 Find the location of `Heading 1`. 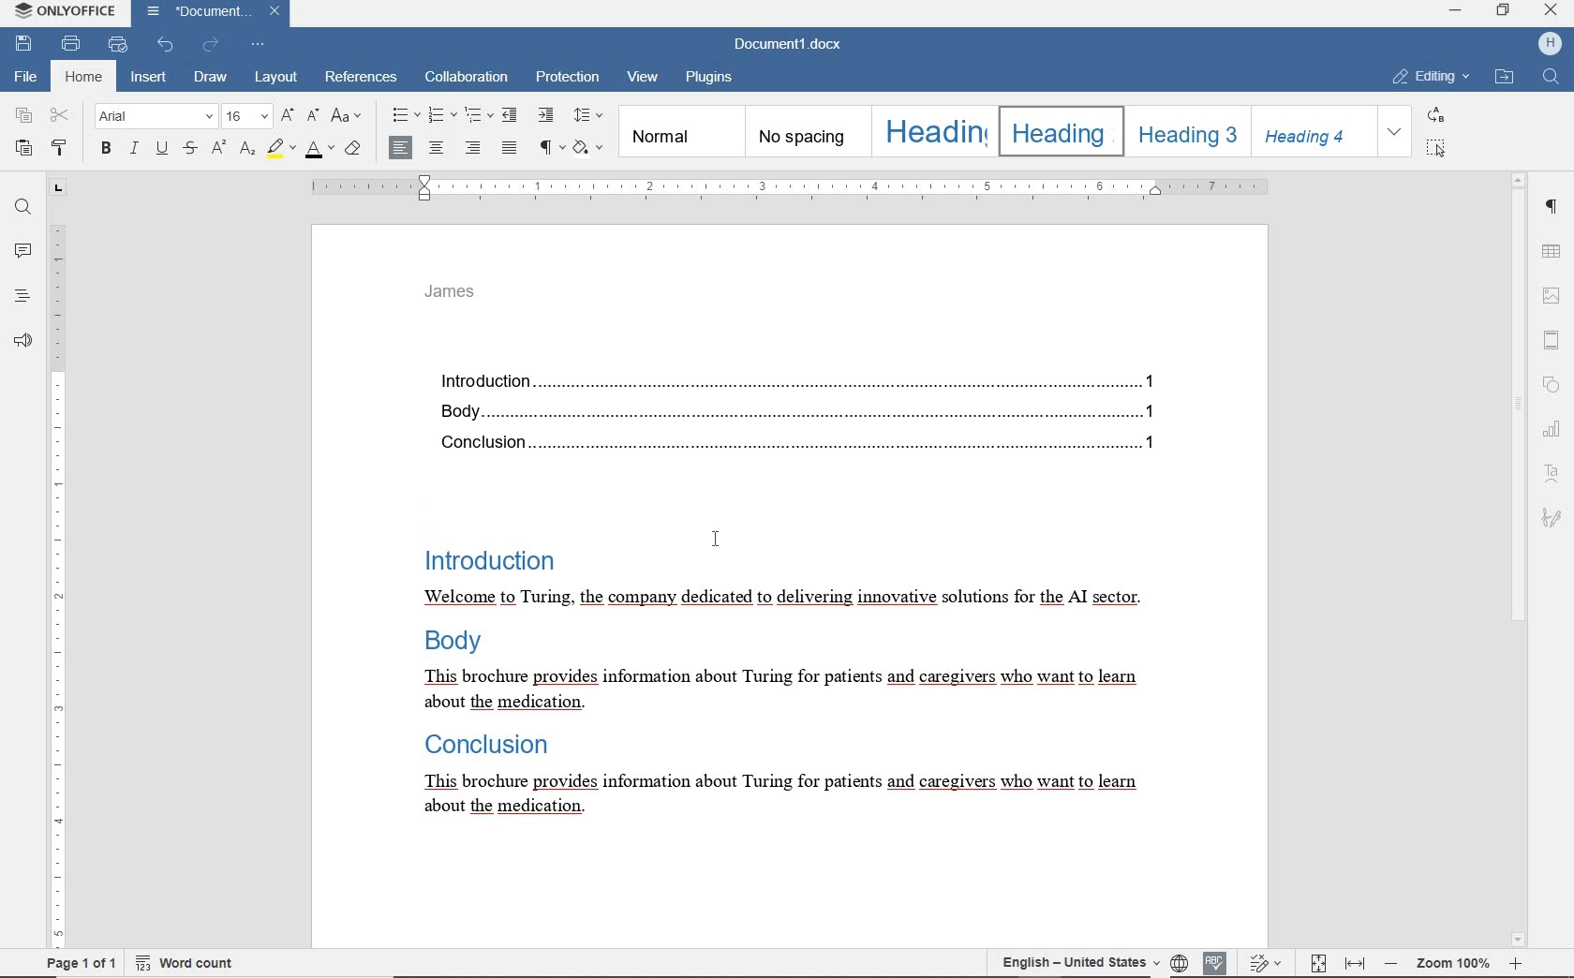

Heading 1 is located at coordinates (932, 131).